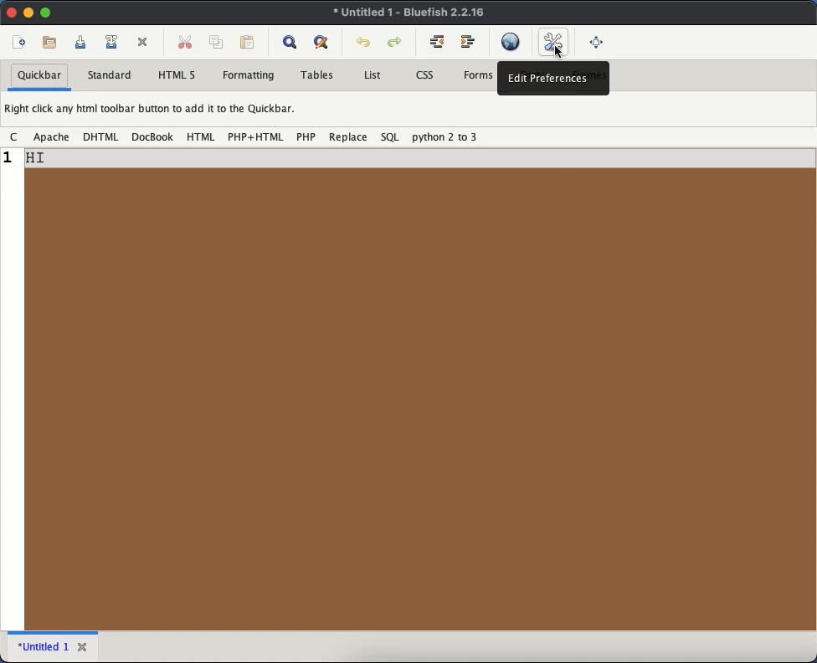 Image resolution: width=817 pixels, height=663 pixels. What do you see at coordinates (364, 42) in the screenshot?
I see `undo` at bounding box center [364, 42].